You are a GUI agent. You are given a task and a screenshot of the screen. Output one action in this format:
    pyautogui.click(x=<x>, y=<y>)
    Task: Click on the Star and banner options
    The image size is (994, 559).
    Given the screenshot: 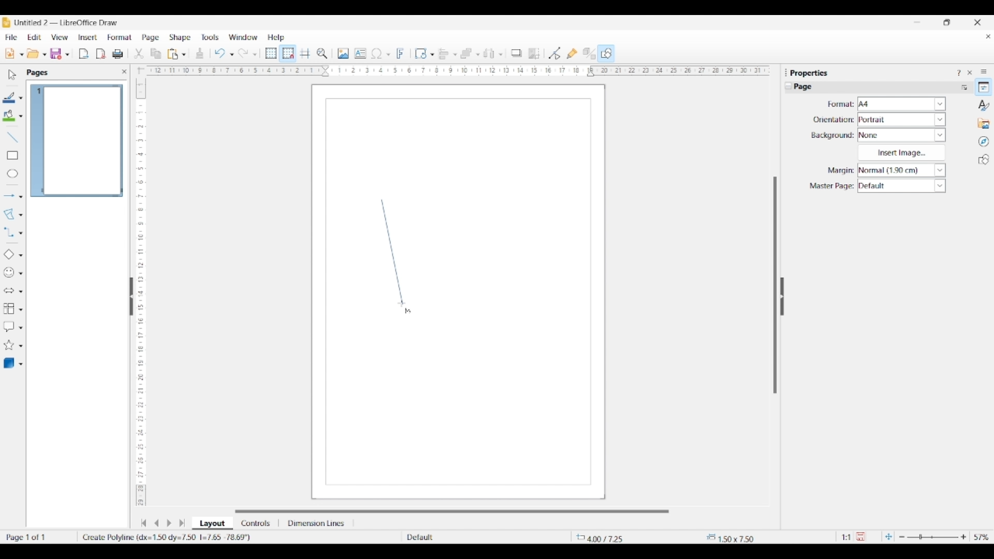 What is the action you would take?
    pyautogui.click(x=21, y=346)
    